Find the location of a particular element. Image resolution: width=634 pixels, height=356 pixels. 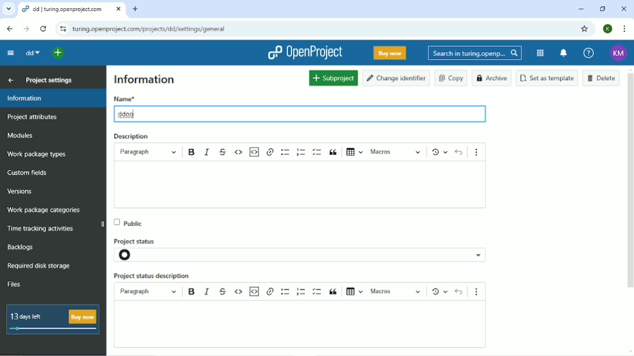

Archive is located at coordinates (492, 78).